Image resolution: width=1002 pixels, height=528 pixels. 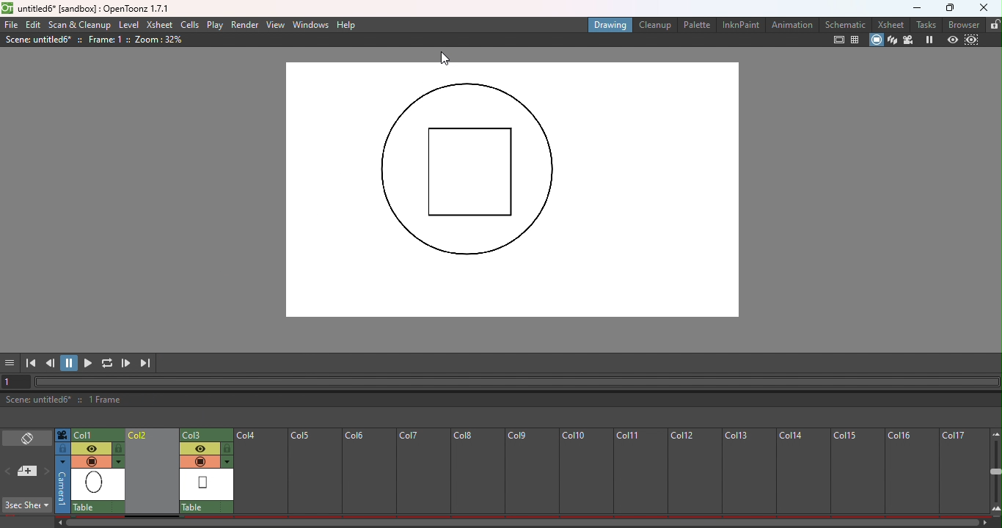 I want to click on Previous memo, so click(x=10, y=472).